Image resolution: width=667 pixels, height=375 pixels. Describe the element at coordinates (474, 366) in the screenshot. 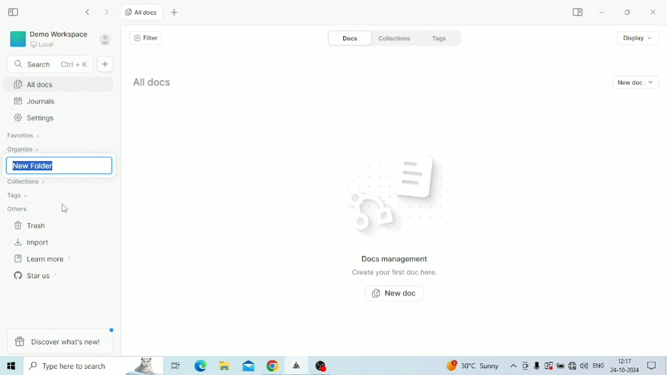

I see `Temperature` at that location.